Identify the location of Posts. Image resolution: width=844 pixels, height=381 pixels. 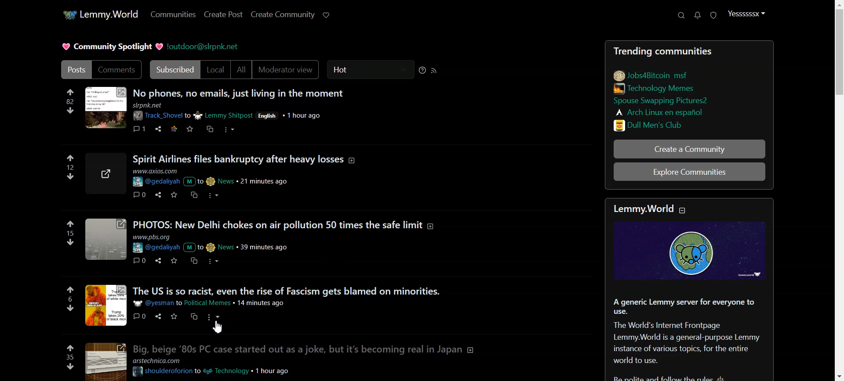
(349, 92).